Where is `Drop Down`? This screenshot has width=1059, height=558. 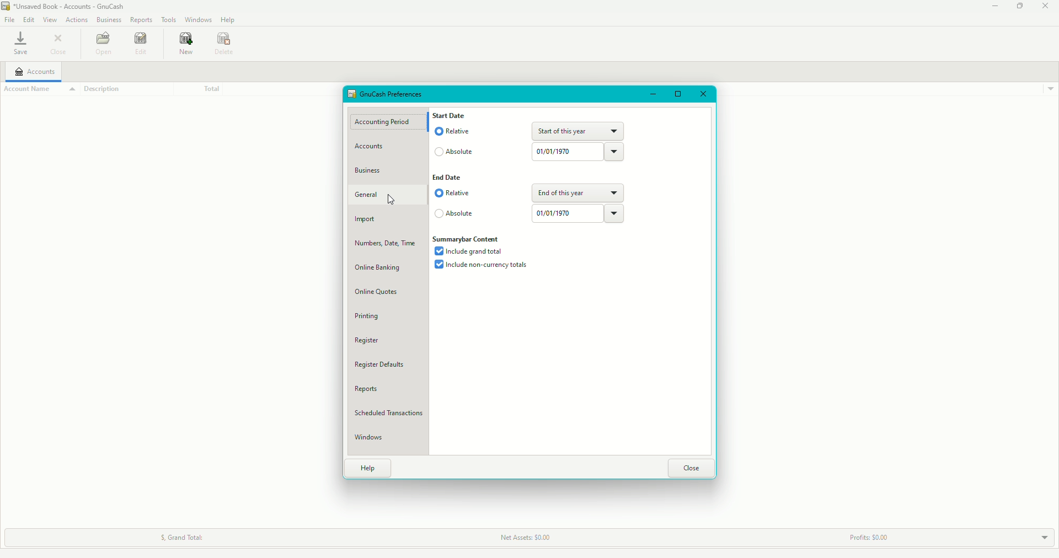
Drop Down is located at coordinates (1037, 536).